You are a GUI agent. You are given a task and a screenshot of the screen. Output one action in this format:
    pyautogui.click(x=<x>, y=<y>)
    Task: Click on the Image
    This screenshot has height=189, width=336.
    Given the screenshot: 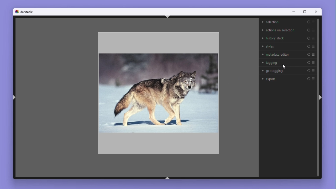 What is the action you would take?
    pyautogui.click(x=157, y=91)
    